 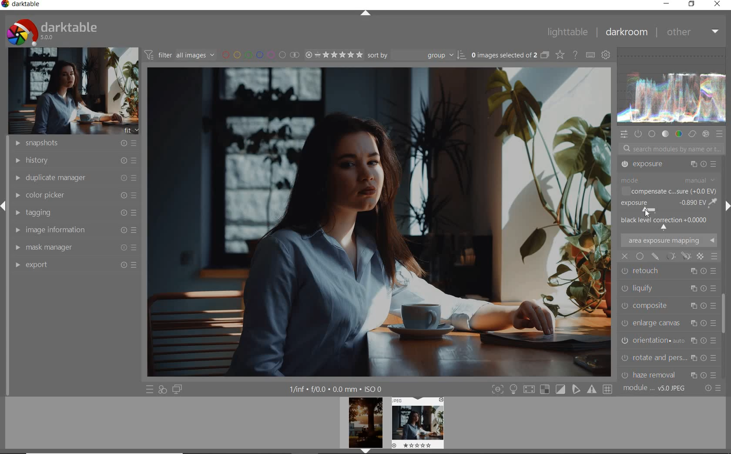 I want to click on IMAGE, so click(x=71, y=90).